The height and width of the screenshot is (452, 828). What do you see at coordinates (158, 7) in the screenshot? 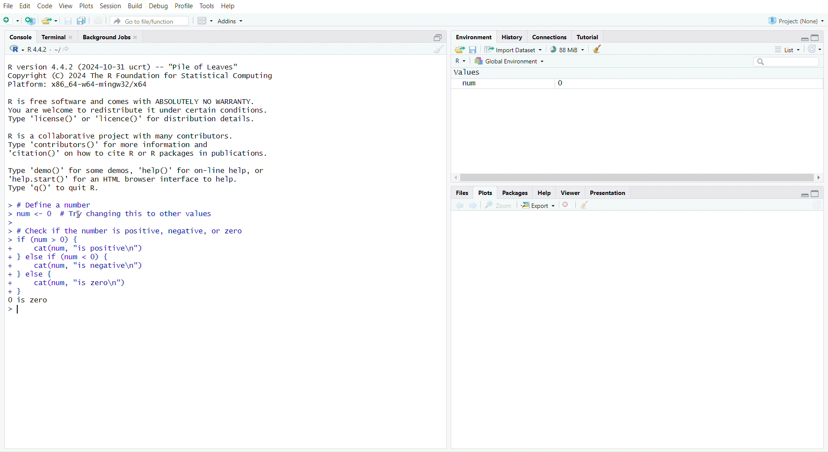
I see `debug` at bounding box center [158, 7].